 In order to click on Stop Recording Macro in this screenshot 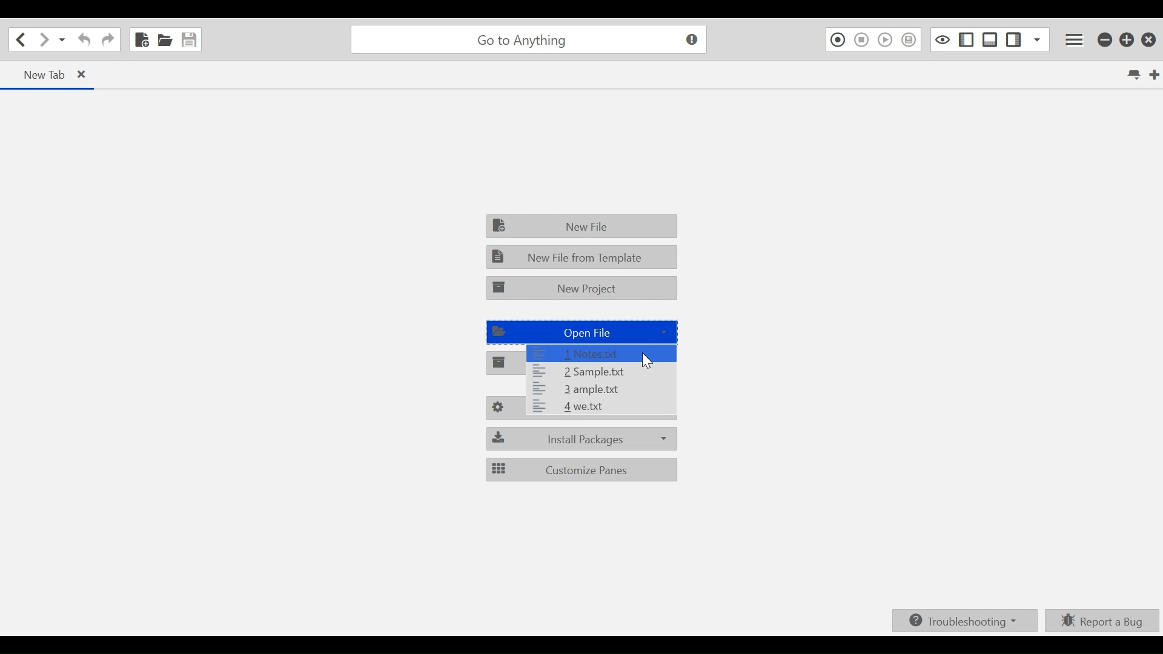, I will do `click(861, 40)`.